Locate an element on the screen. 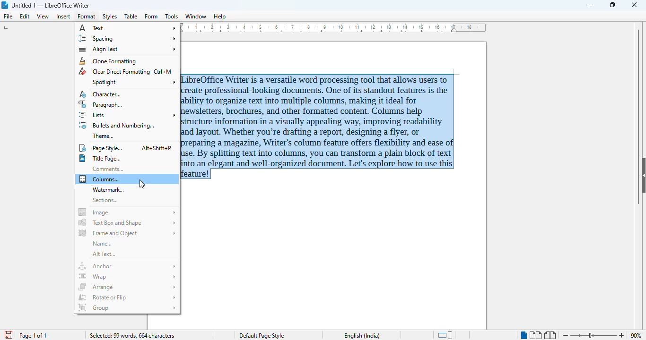  theme is located at coordinates (104, 136).